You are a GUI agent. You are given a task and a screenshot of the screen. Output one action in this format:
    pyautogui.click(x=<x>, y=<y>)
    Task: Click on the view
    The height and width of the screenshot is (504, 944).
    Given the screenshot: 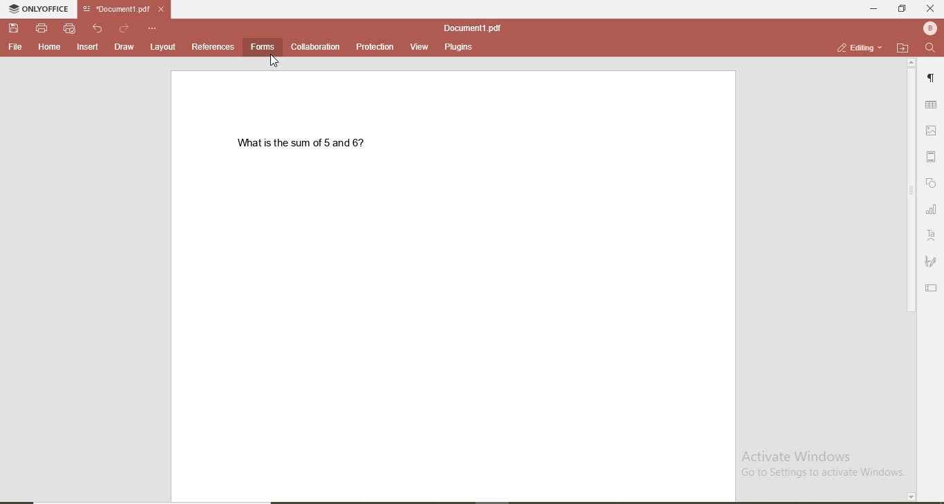 What is the action you would take?
    pyautogui.click(x=420, y=46)
    